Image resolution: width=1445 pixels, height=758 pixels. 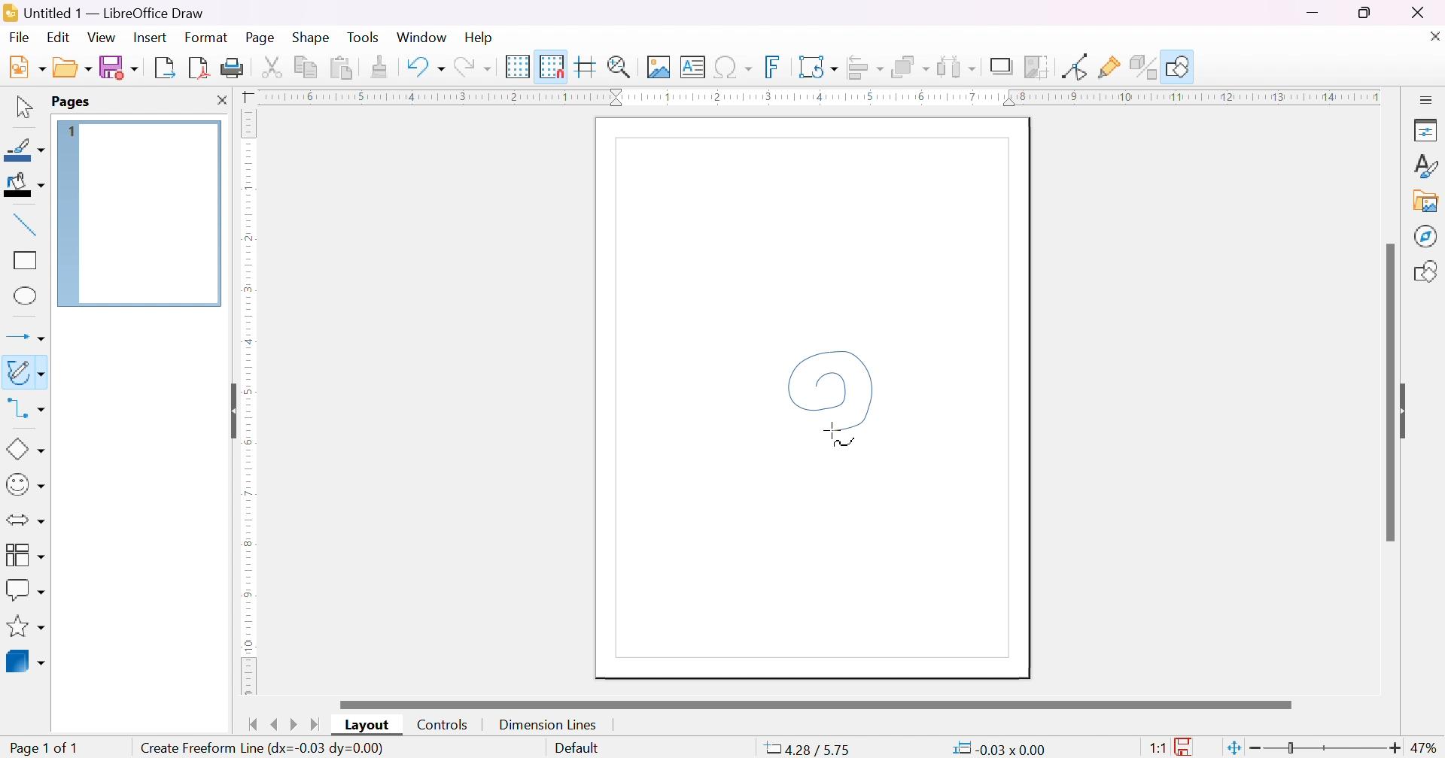 What do you see at coordinates (1427, 98) in the screenshot?
I see `slidebar settings` at bounding box center [1427, 98].